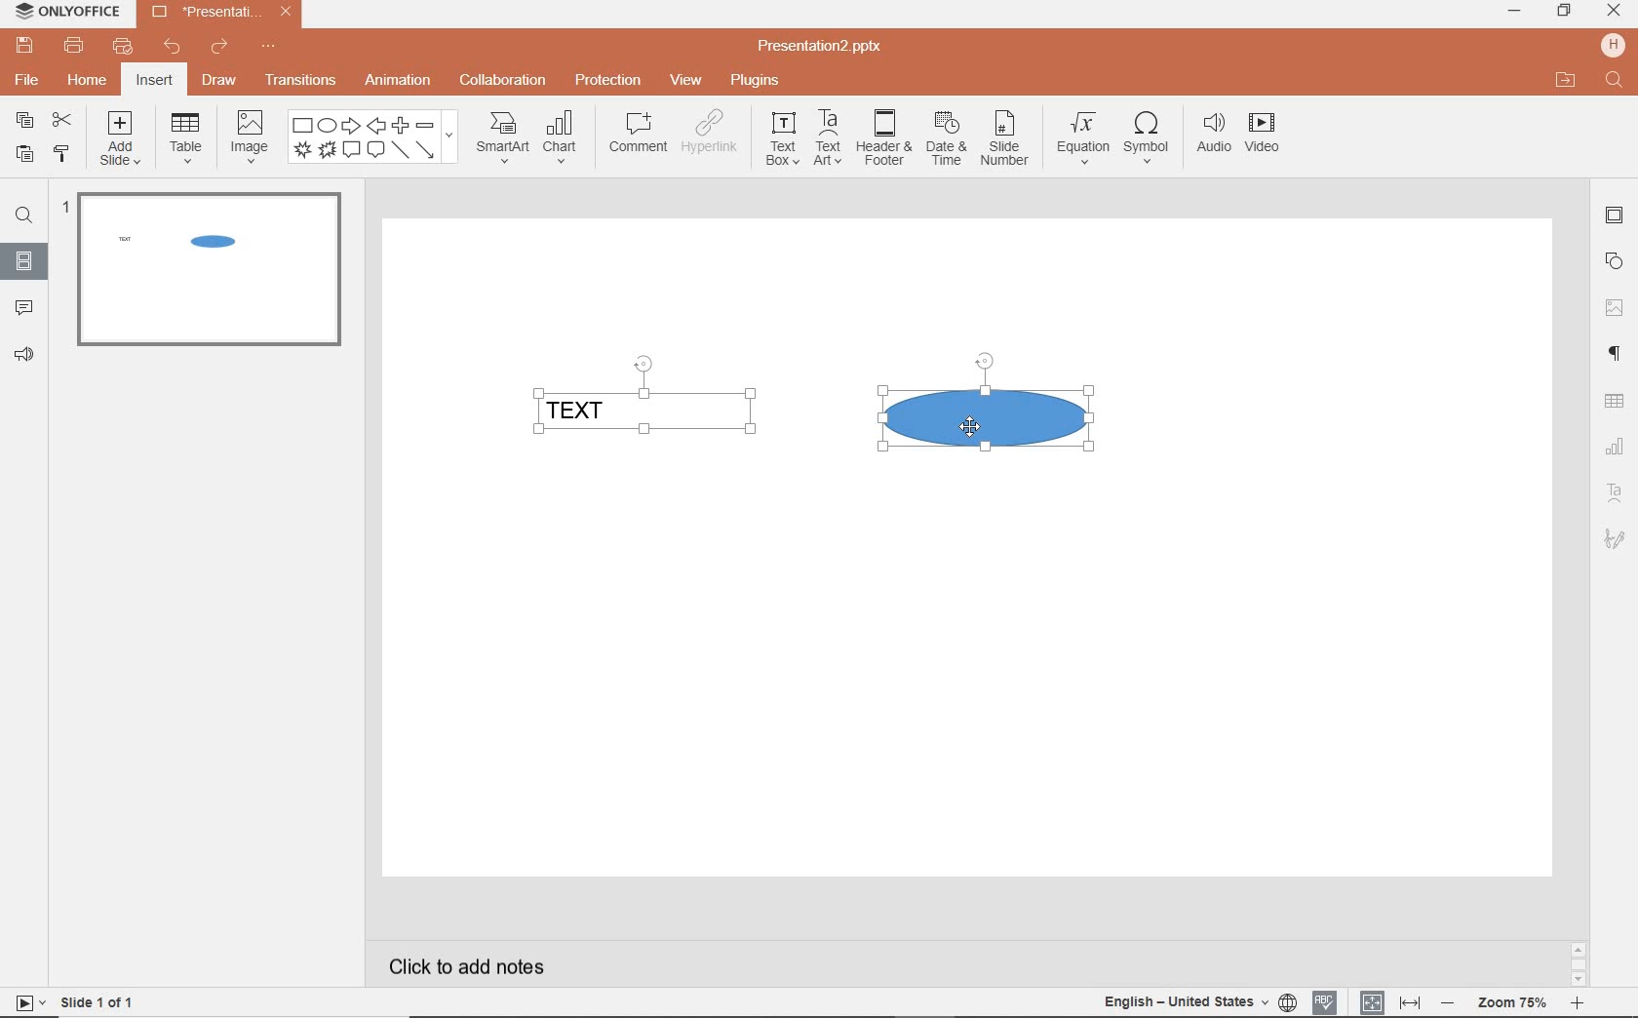  I want to click on equation, so click(1079, 141).